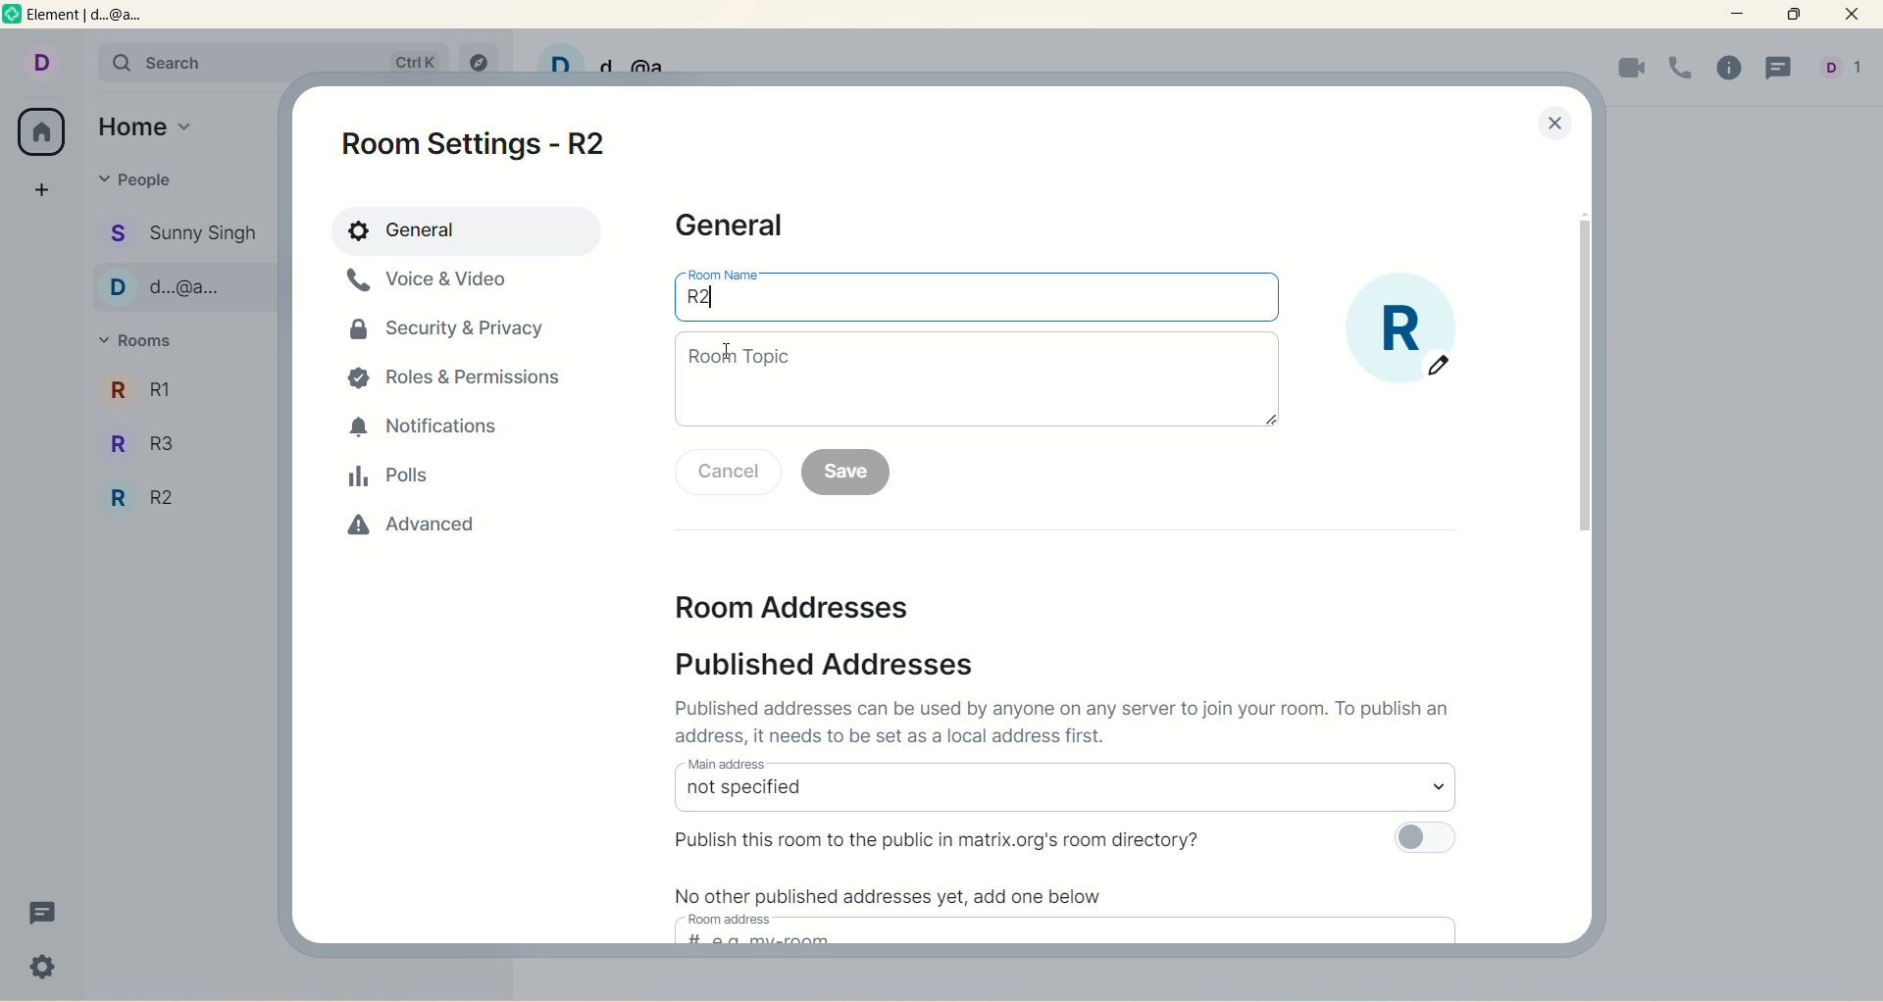  I want to click on R3, so click(176, 439).